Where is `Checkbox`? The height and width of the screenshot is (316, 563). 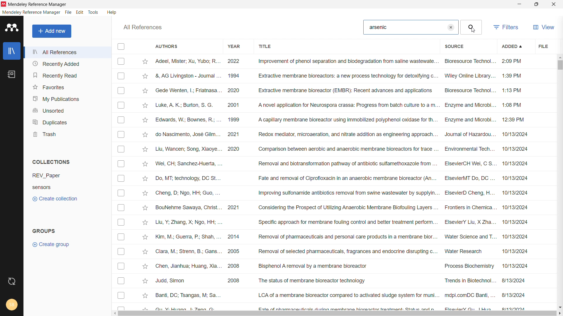 Checkbox is located at coordinates (122, 134).